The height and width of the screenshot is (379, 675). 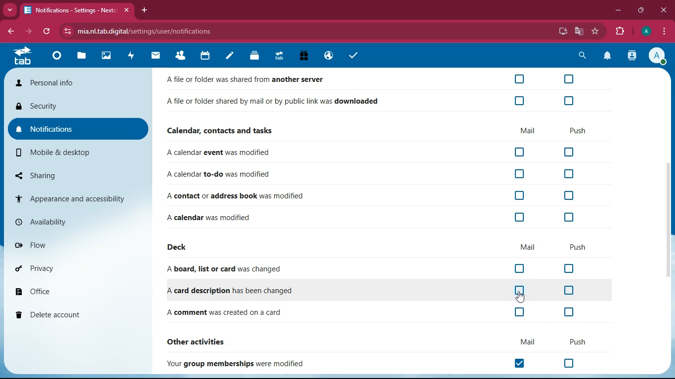 I want to click on A board, list or card was changed, so click(x=227, y=269).